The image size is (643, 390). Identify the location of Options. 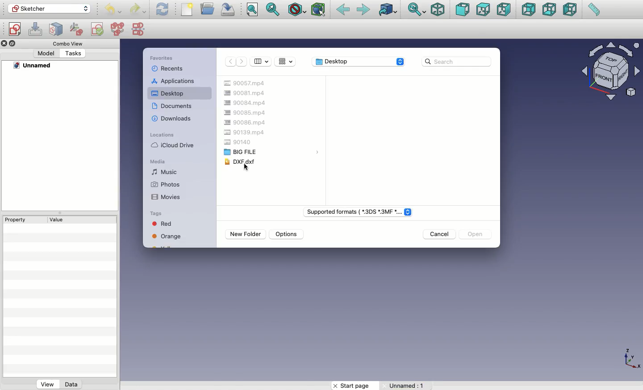
(287, 234).